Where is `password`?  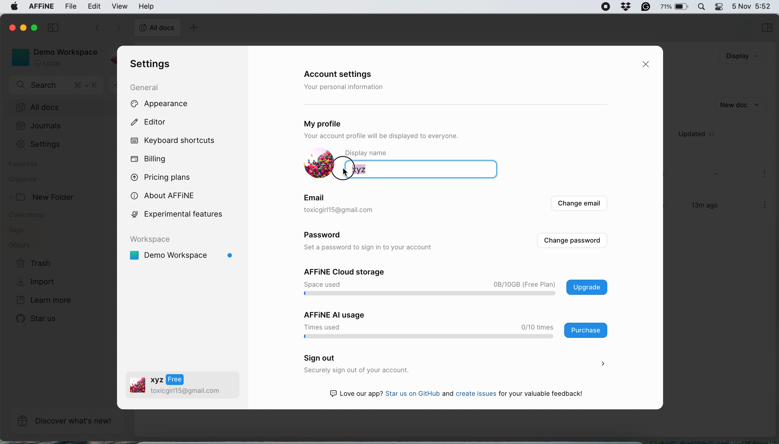 password is located at coordinates (326, 236).